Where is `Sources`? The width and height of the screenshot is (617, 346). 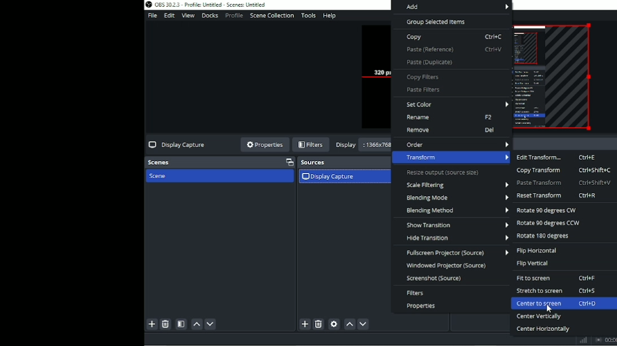
Sources is located at coordinates (341, 162).